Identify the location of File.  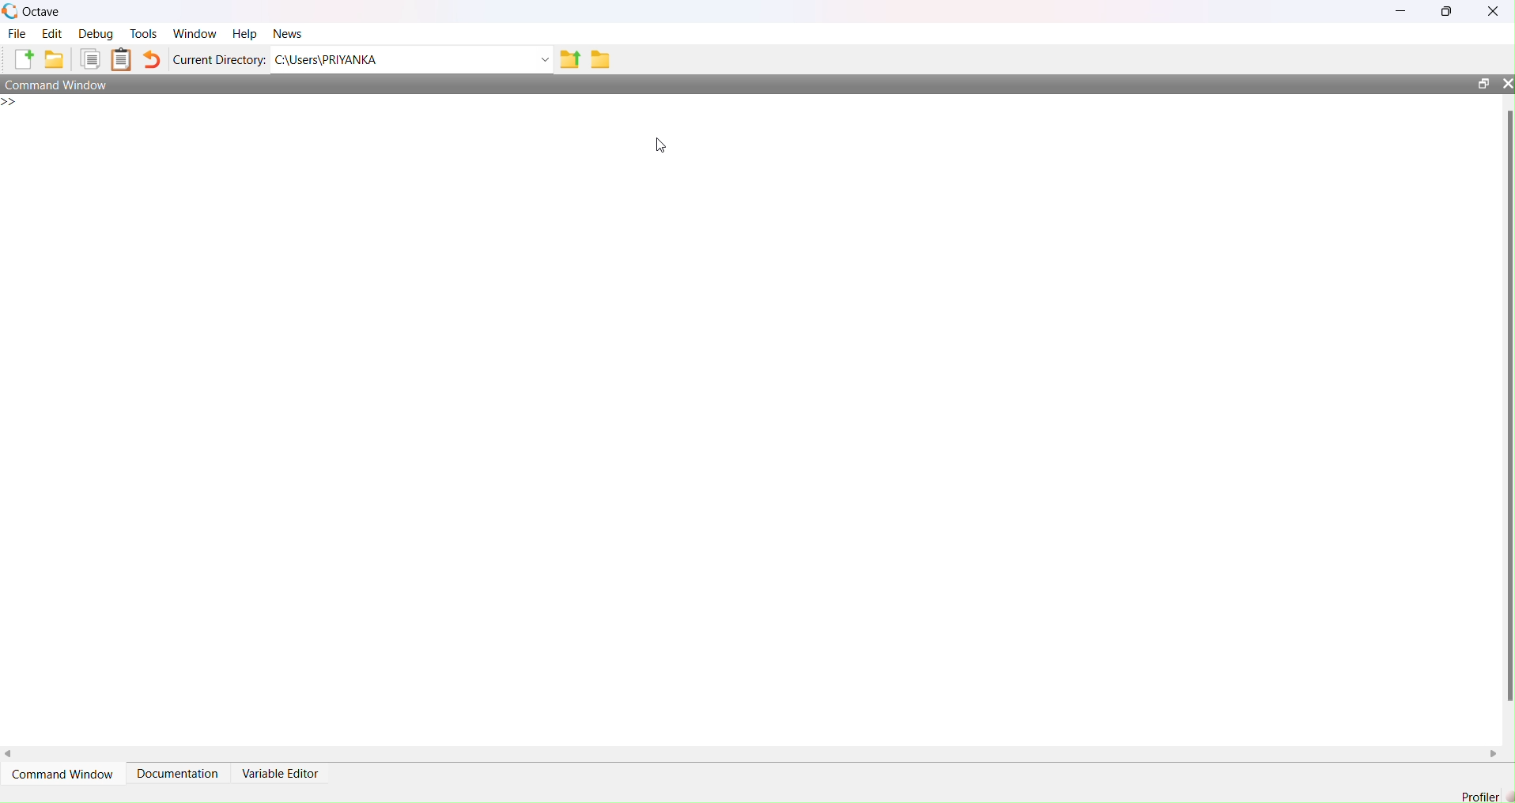
(20, 36).